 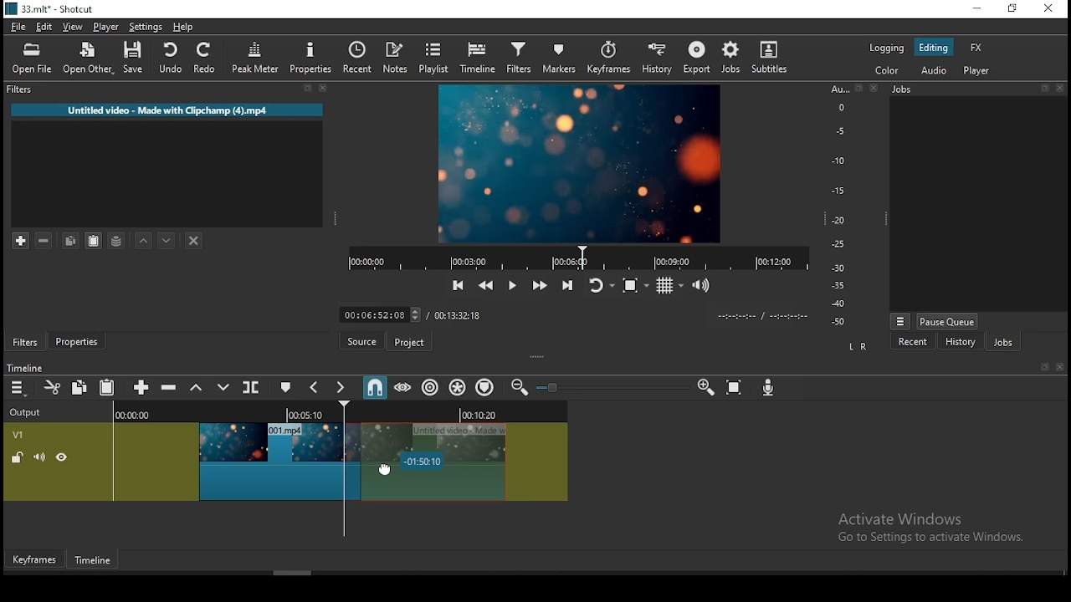 I want to click on filters, so click(x=515, y=59).